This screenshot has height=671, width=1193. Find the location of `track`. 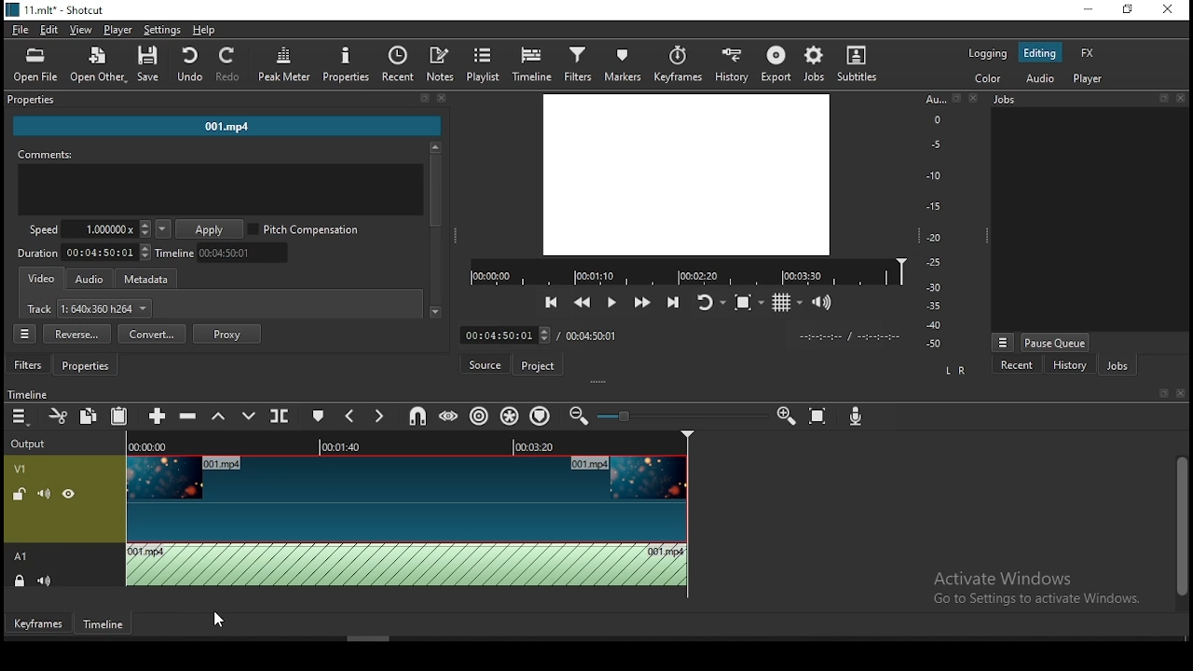

track is located at coordinates (89, 308).